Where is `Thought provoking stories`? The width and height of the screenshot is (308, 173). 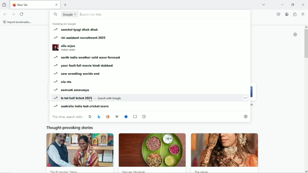 Thought provoking stories is located at coordinates (70, 128).